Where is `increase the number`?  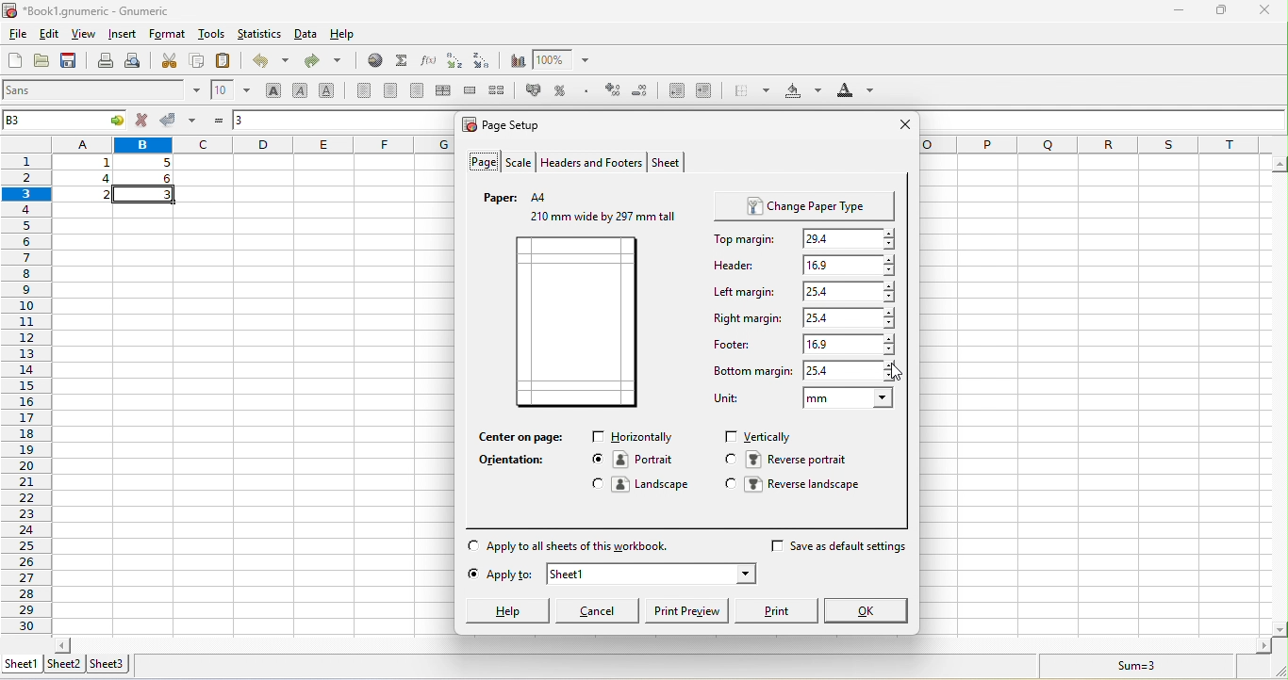 increase the number is located at coordinates (615, 92).